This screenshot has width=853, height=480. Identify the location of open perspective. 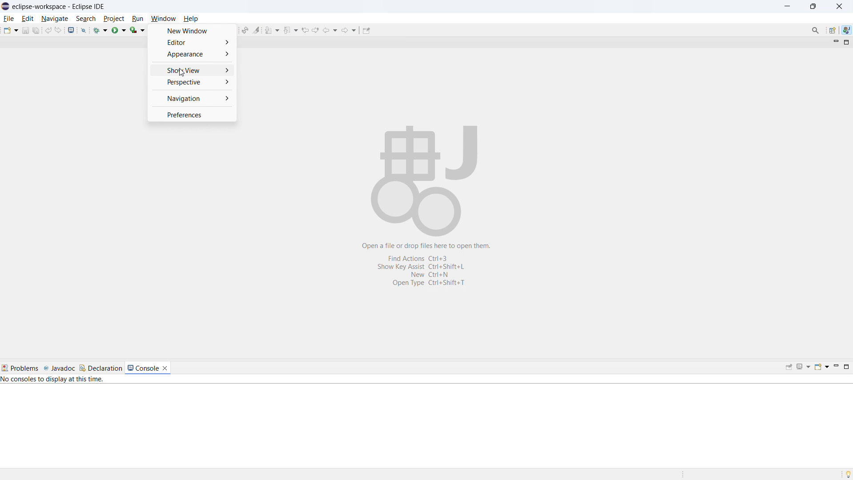
(832, 30).